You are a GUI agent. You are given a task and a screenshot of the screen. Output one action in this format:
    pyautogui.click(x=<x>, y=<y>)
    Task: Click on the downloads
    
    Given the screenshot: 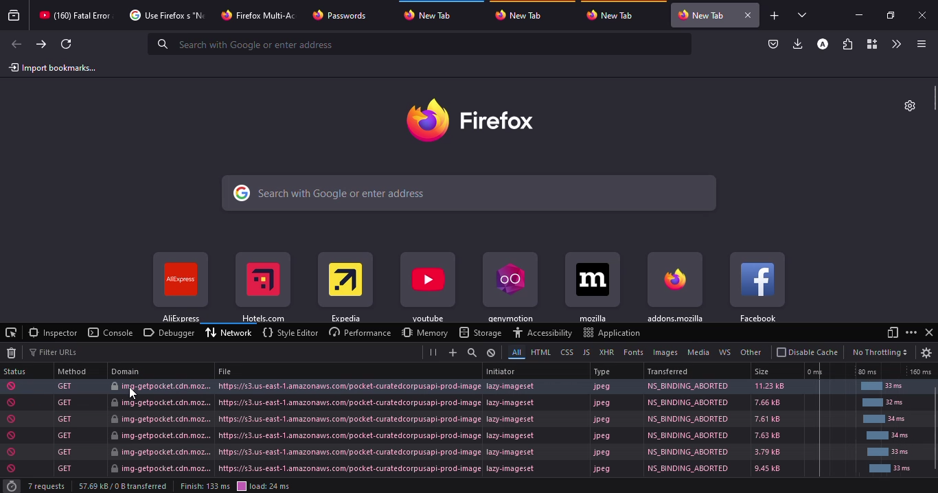 What is the action you would take?
    pyautogui.click(x=798, y=44)
    